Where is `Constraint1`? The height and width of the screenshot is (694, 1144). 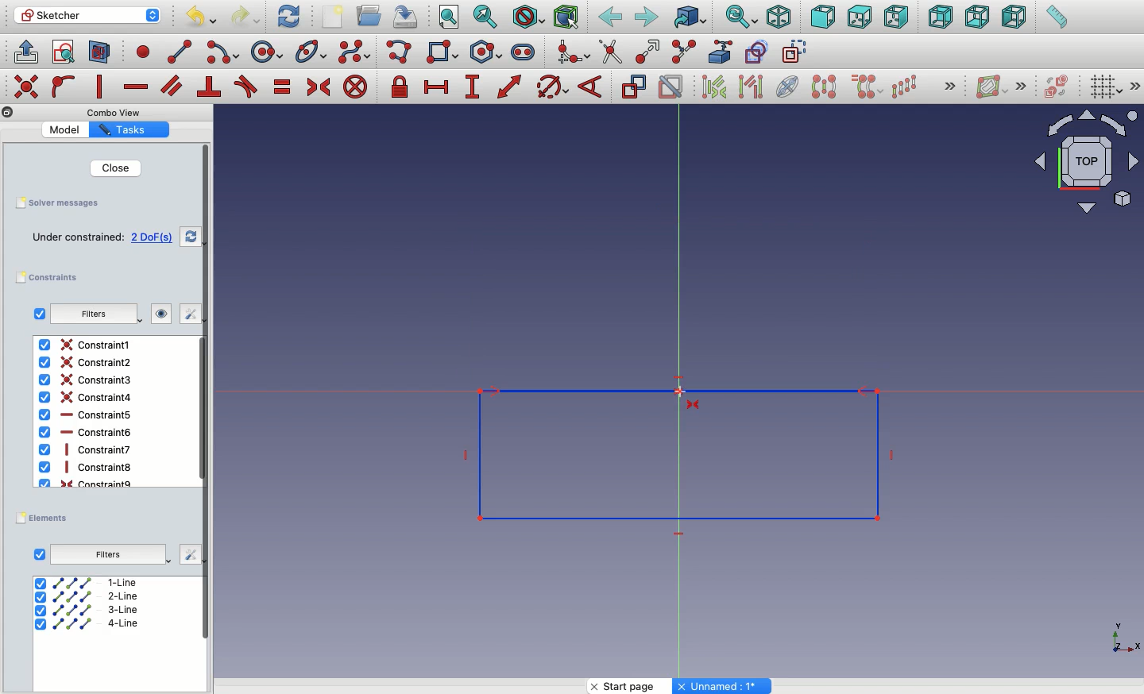 Constraint1 is located at coordinates (84, 345).